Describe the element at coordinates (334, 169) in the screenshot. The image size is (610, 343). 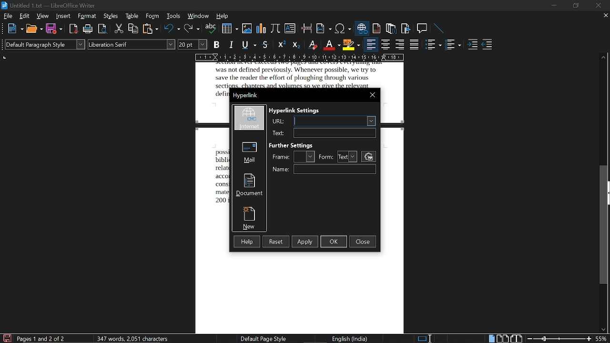
I see `name` at that location.